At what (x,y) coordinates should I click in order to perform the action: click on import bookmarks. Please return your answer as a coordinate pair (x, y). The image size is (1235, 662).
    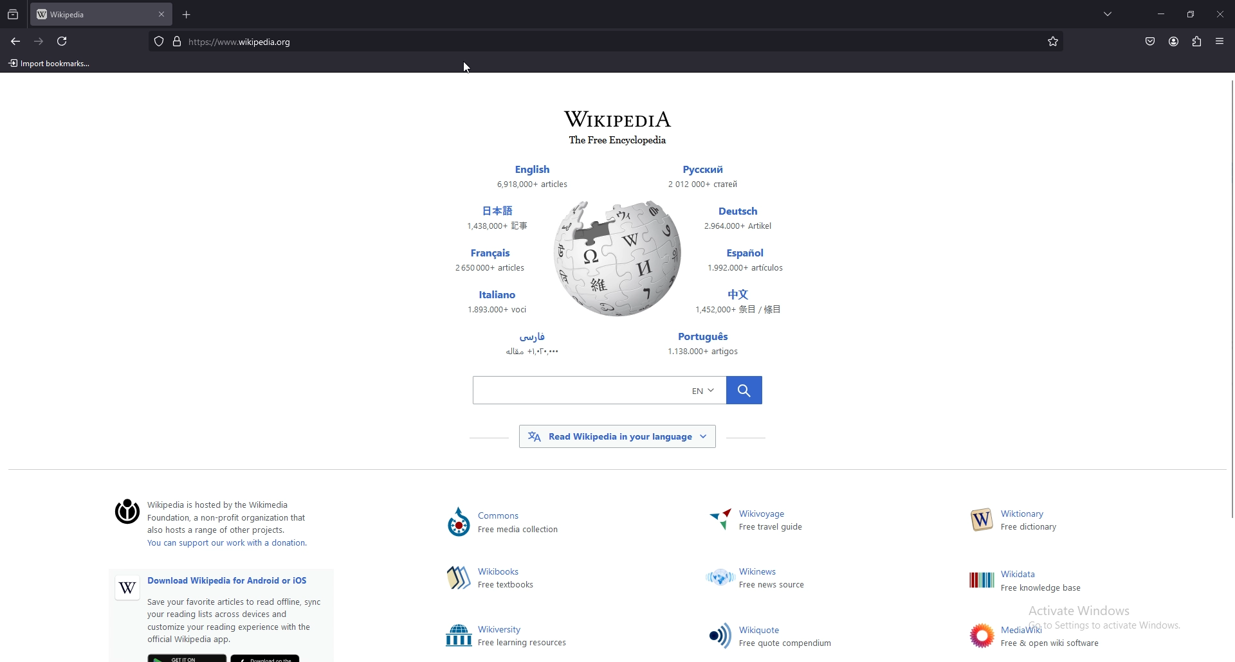
    Looking at the image, I should click on (51, 64).